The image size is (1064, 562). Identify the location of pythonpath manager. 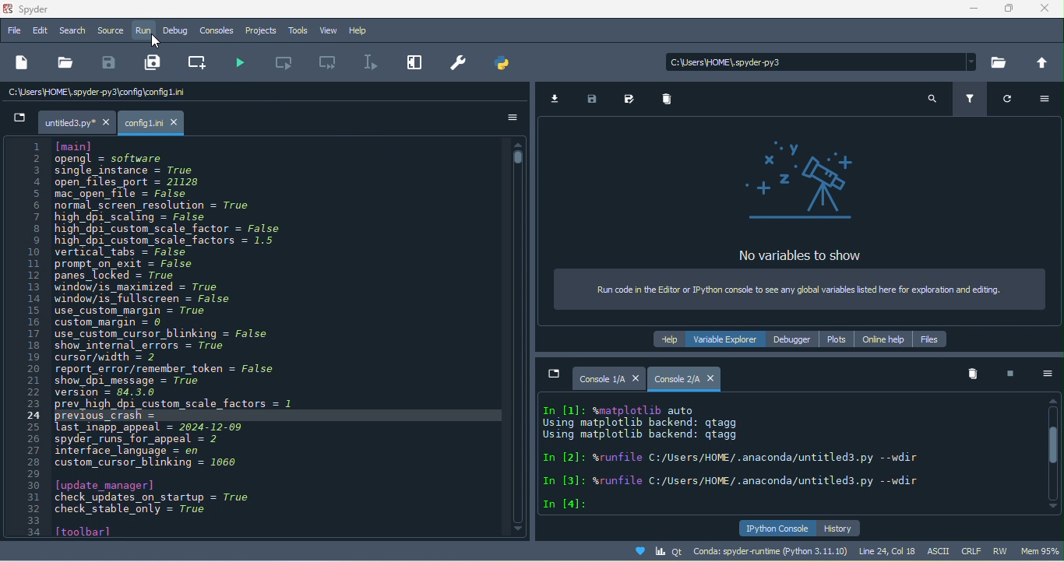
(506, 66).